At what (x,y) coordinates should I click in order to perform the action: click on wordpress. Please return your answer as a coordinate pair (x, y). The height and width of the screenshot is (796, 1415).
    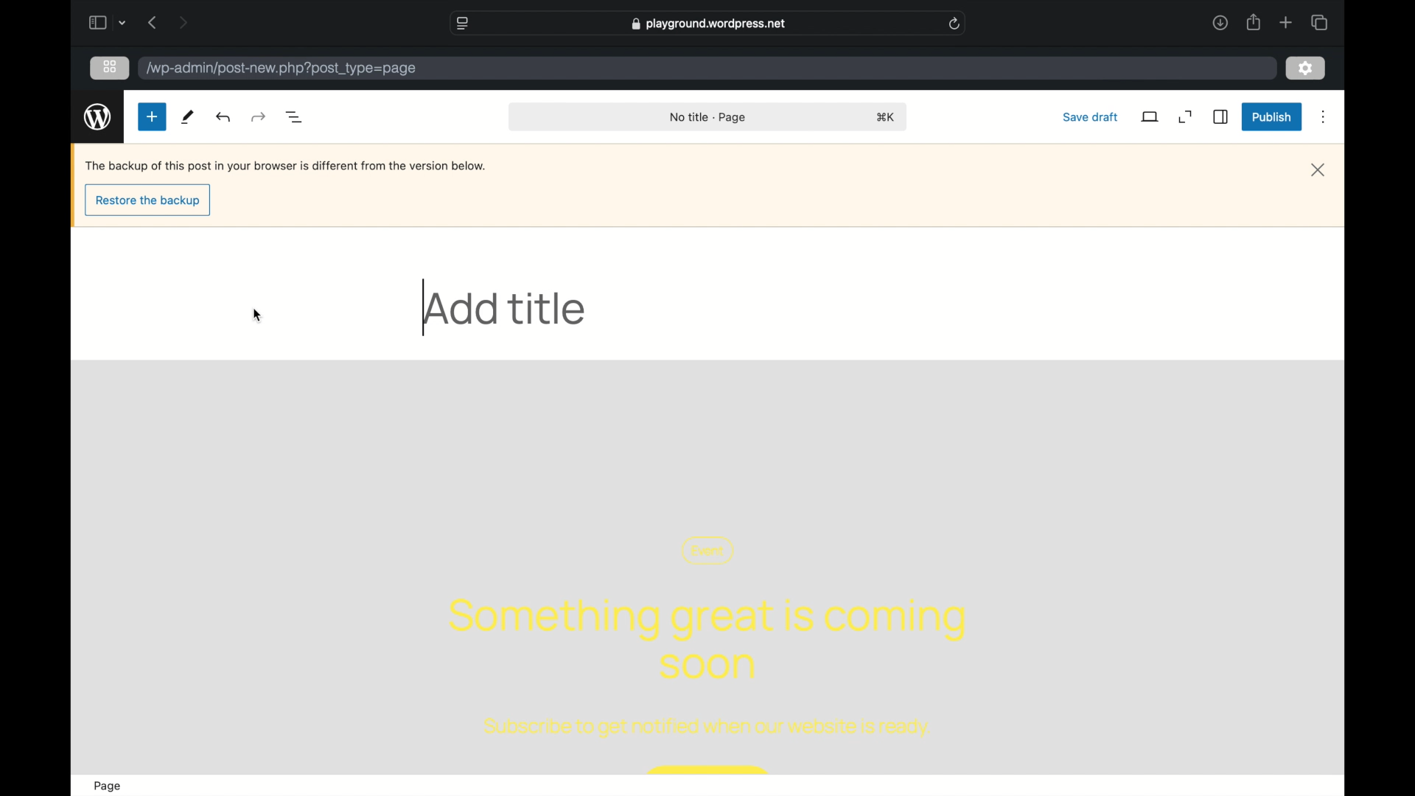
    Looking at the image, I should click on (98, 119).